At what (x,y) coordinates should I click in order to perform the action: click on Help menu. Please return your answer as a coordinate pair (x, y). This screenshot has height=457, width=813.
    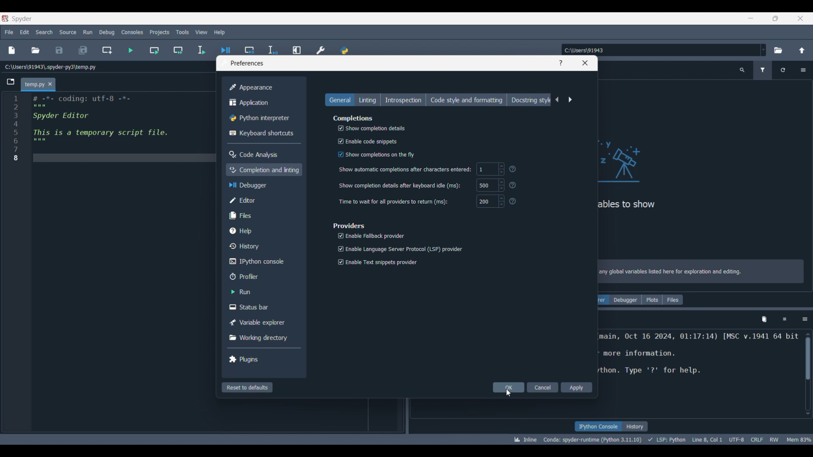
    Looking at the image, I should click on (219, 32).